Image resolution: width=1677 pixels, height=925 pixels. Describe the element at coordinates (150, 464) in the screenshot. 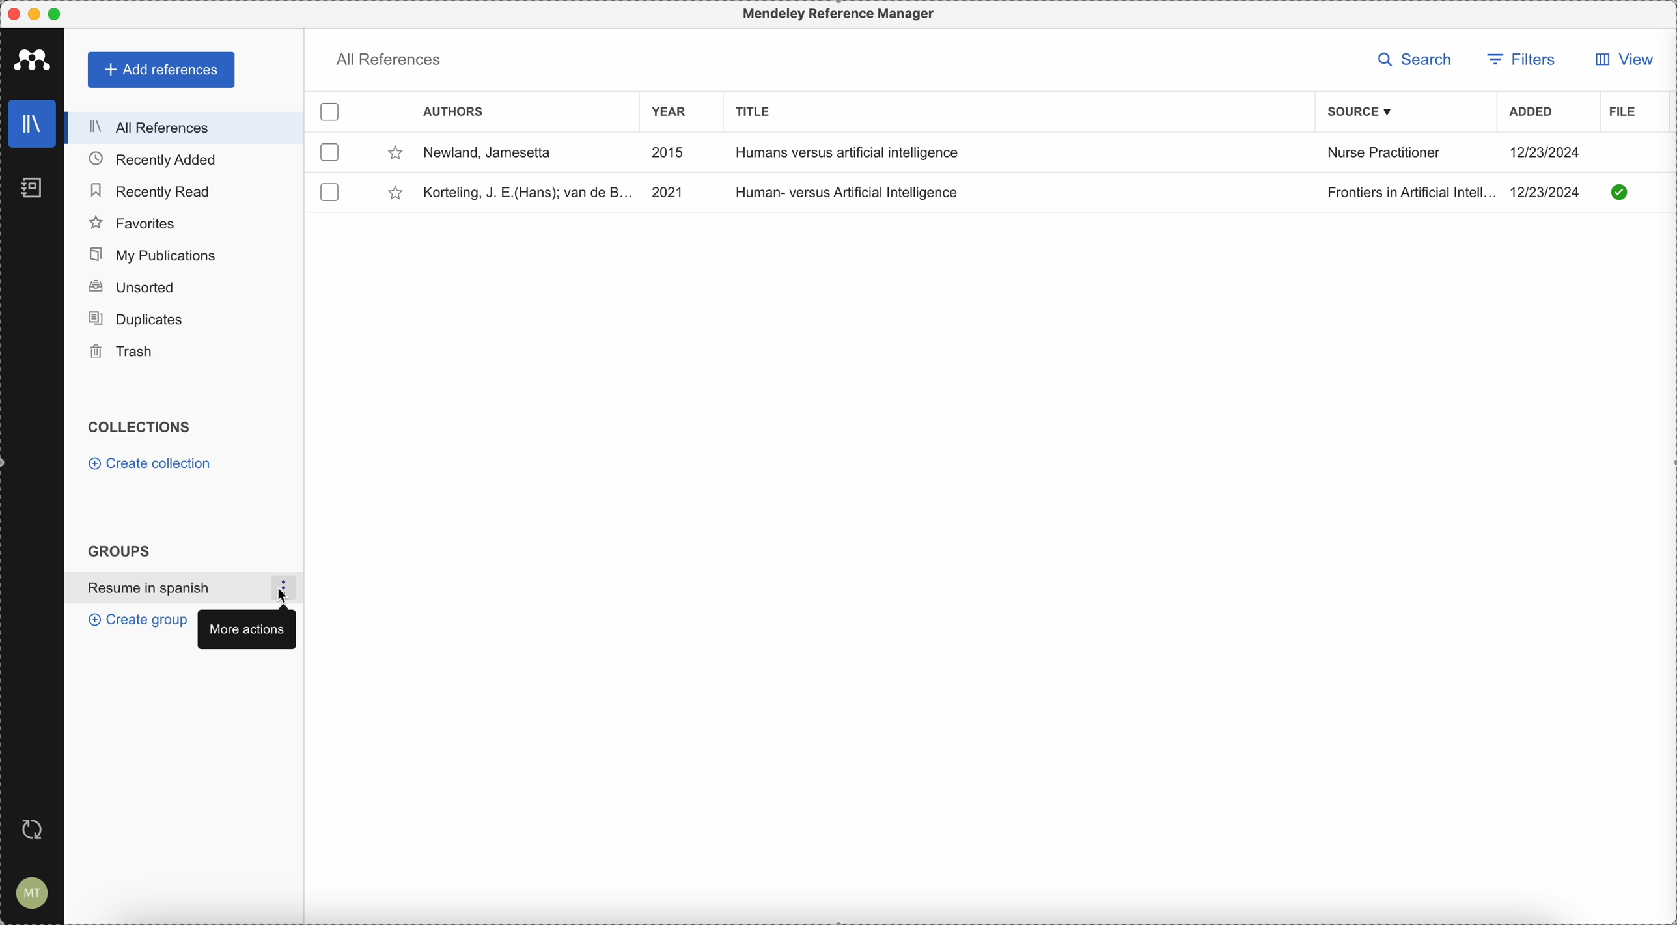

I see `create collection` at that location.